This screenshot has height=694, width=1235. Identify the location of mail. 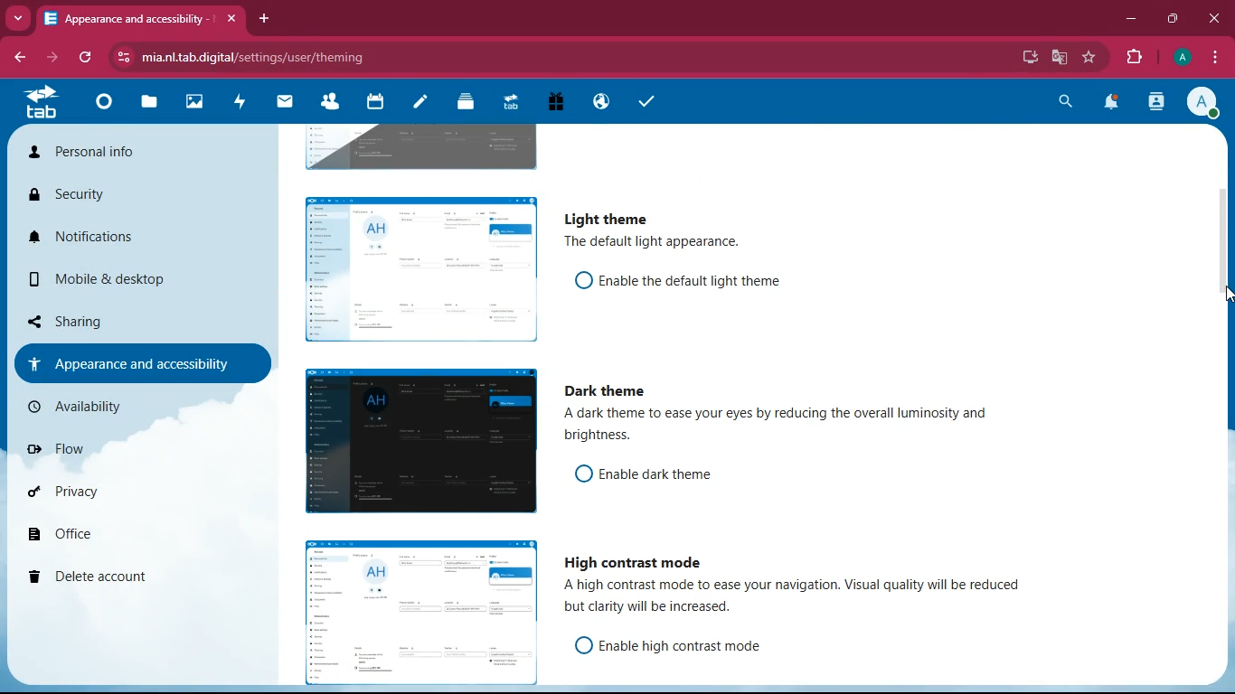
(286, 104).